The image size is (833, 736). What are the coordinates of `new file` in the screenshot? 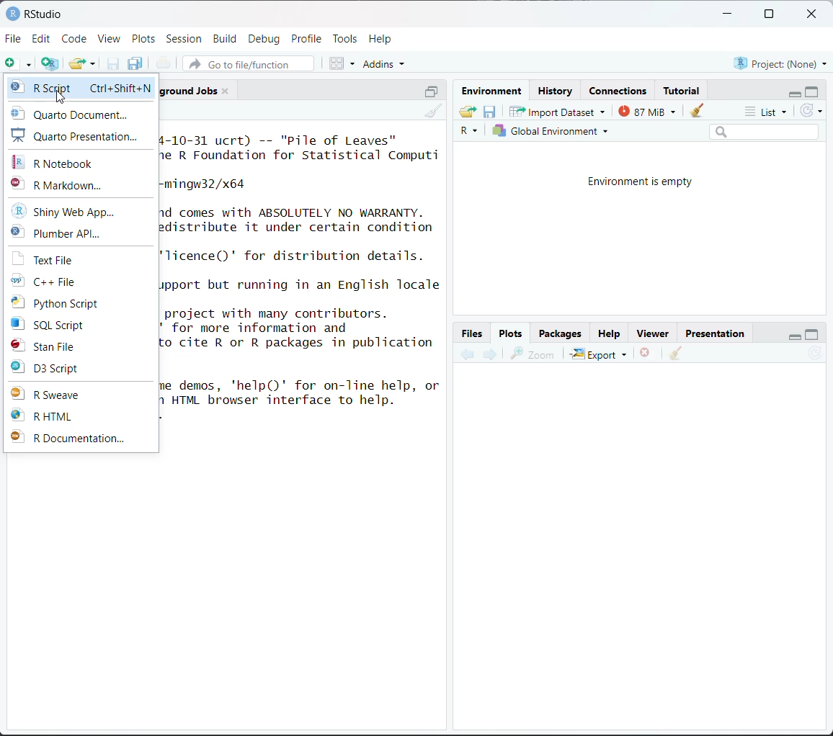 It's located at (18, 63).